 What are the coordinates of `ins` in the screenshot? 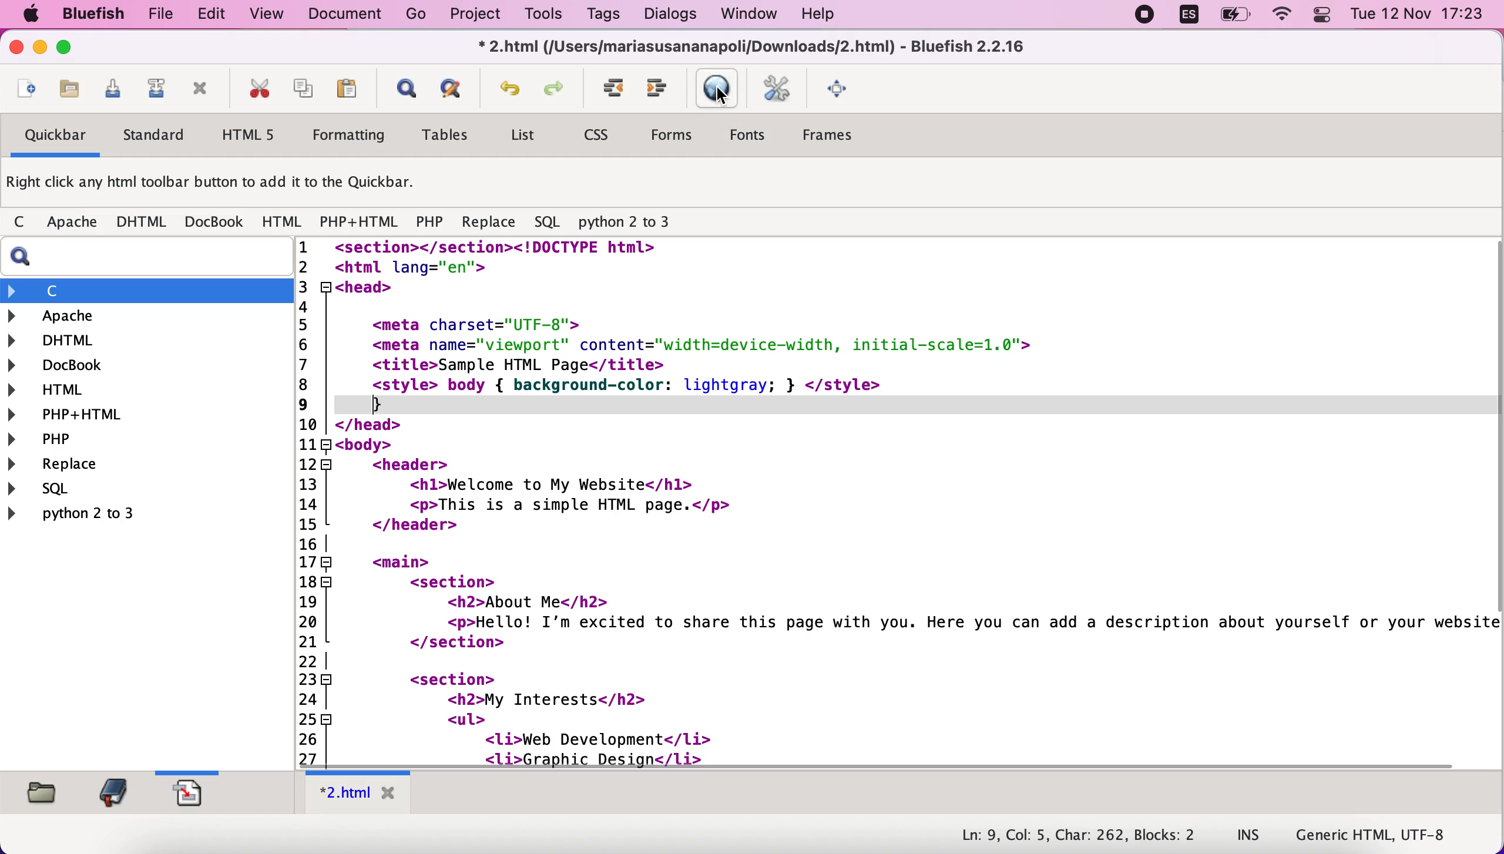 It's located at (1248, 837).